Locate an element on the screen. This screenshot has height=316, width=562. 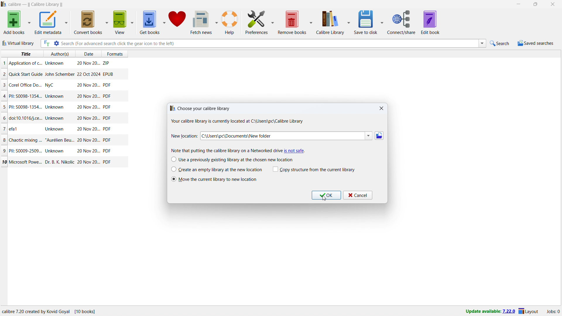
remove books is located at coordinates (292, 22).